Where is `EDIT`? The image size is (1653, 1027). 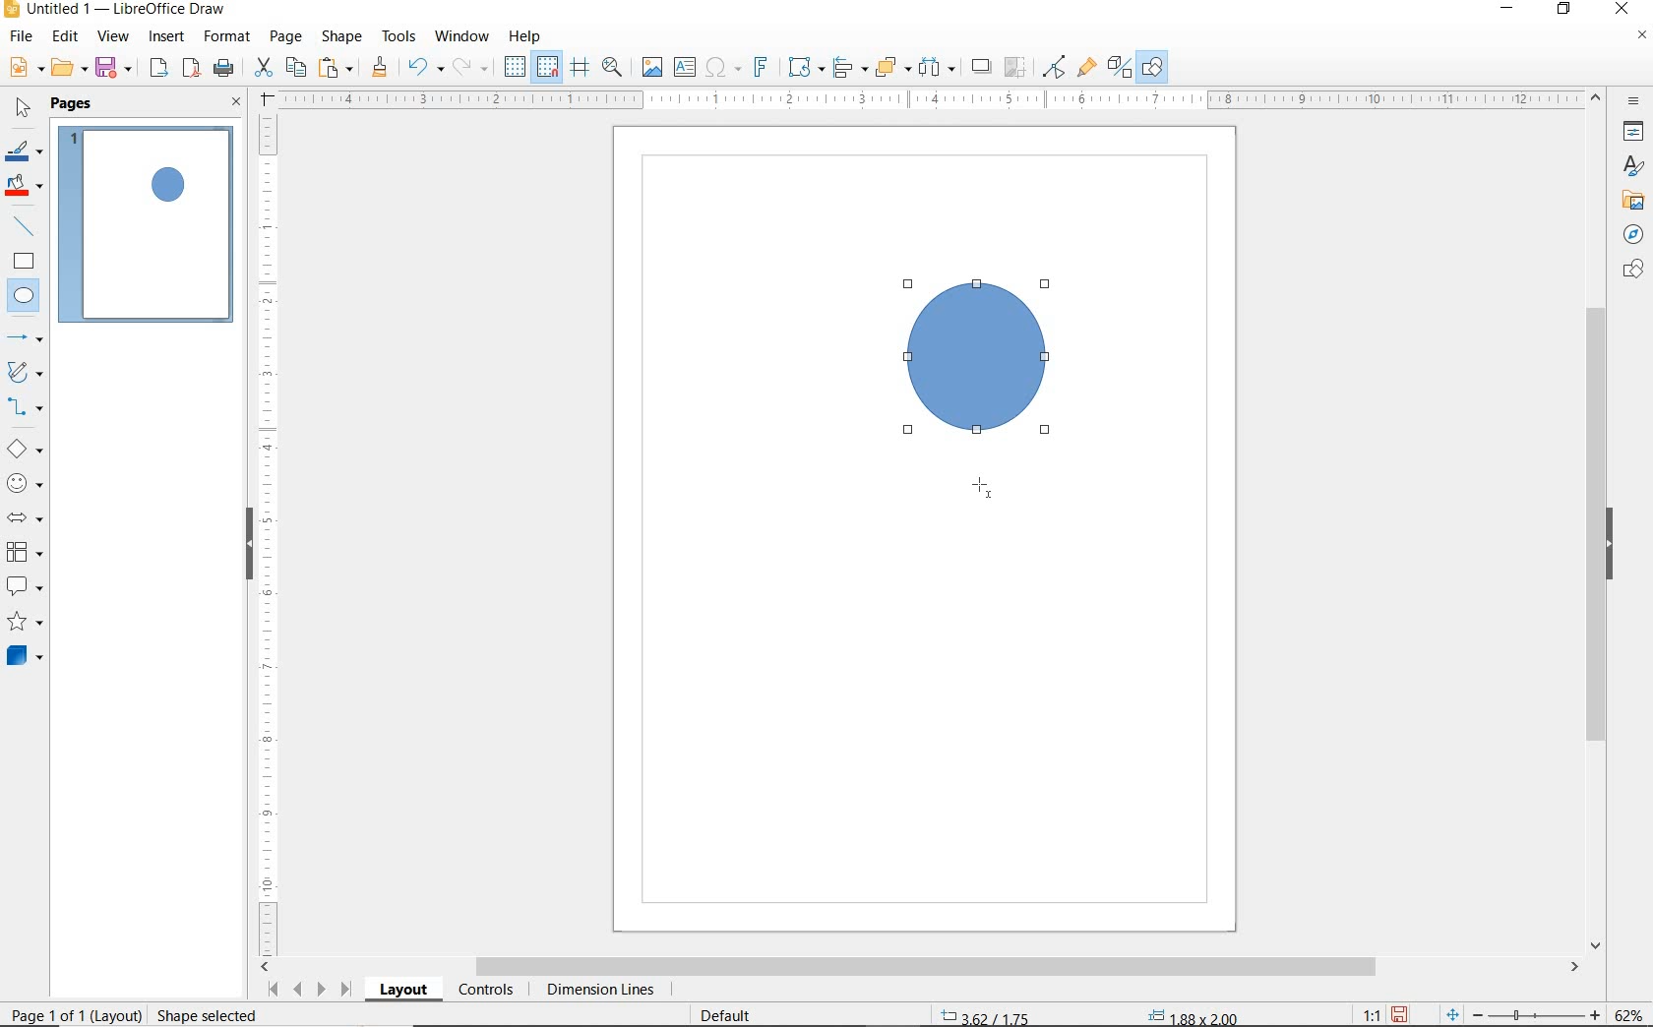
EDIT is located at coordinates (66, 36).